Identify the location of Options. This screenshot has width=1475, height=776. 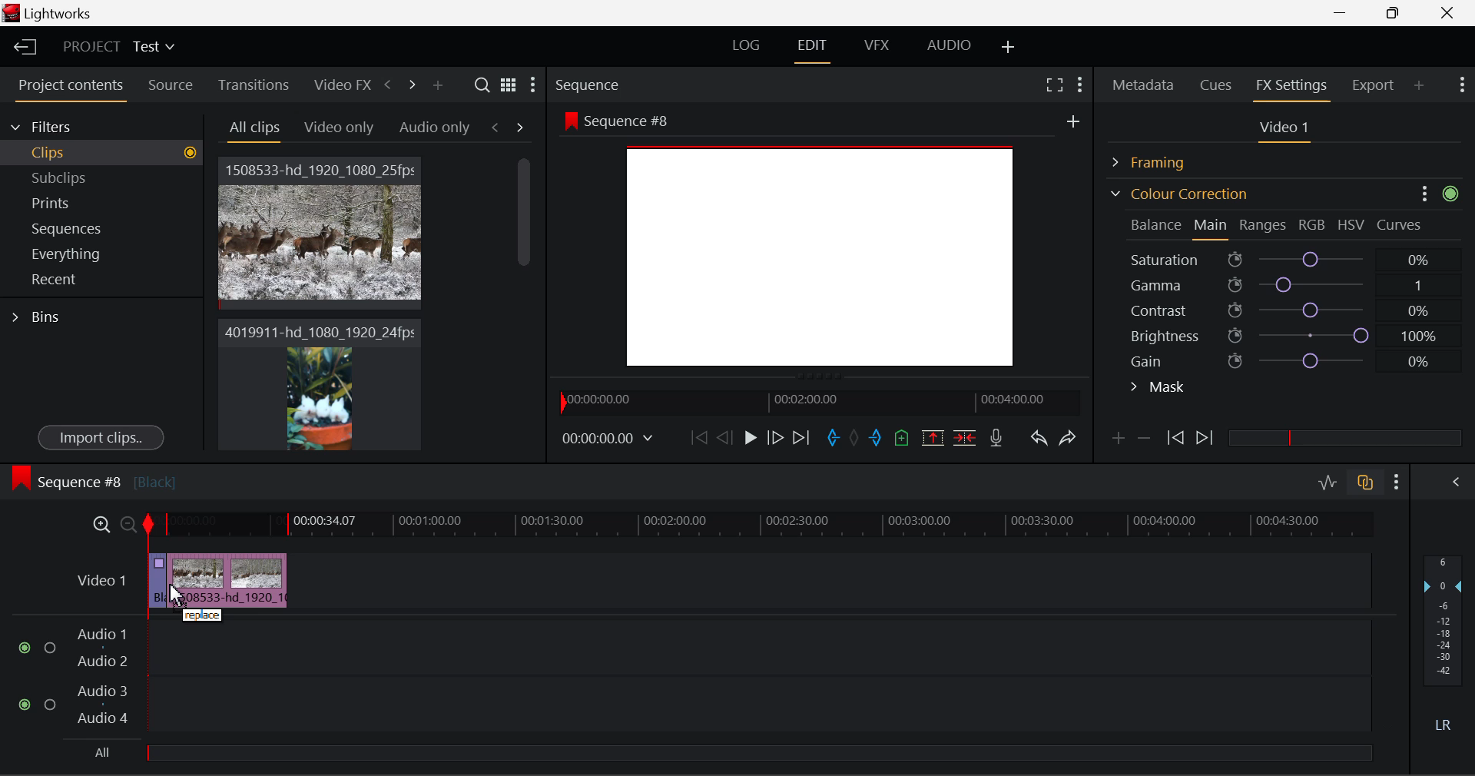
(1420, 192).